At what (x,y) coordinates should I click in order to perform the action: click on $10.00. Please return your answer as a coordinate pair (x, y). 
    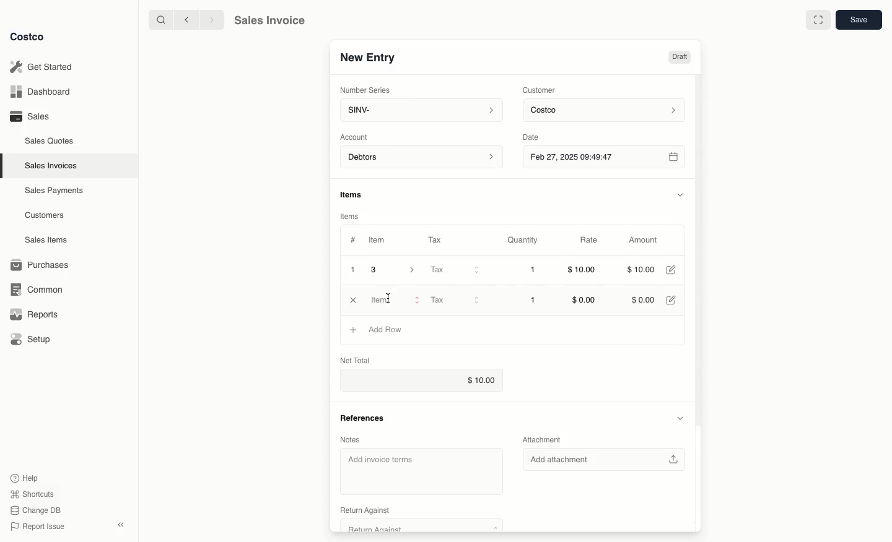
    Looking at the image, I should click on (582, 272).